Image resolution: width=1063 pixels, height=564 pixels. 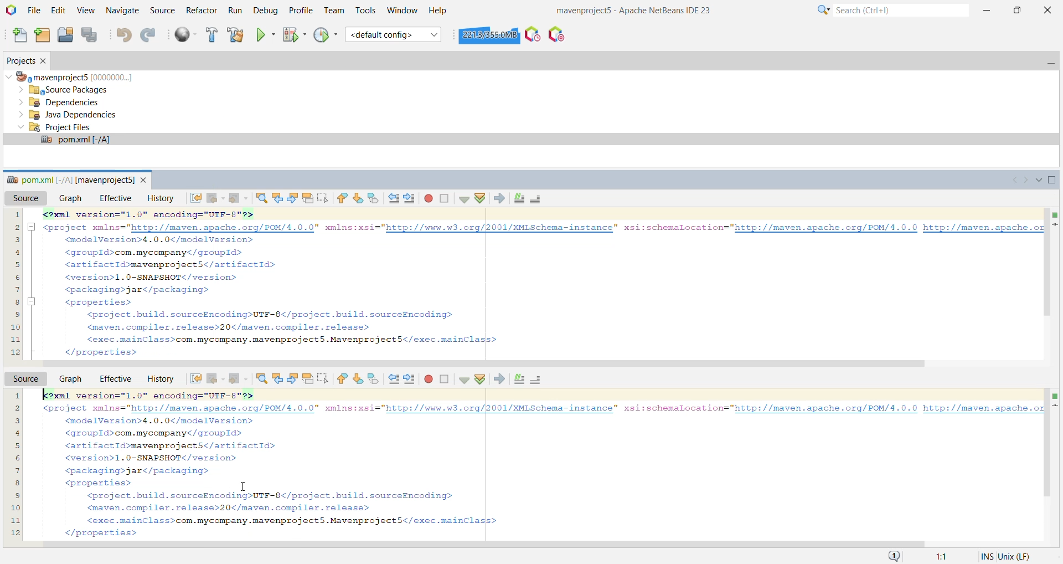 What do you see at coordinates (73, 76) in the screenshot?
I see `mavenproject5` at bounding box center [73, 76].